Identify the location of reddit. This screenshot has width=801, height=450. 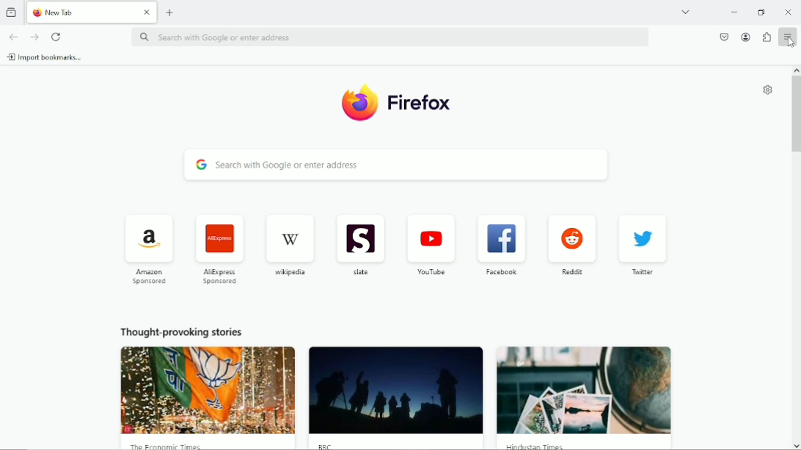
(571, 235).